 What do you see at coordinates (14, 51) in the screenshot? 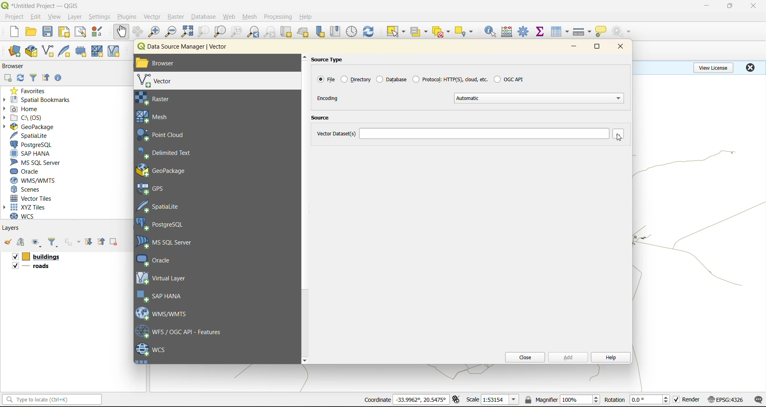
I see `open data source manager` at bounding box center [14, 51].